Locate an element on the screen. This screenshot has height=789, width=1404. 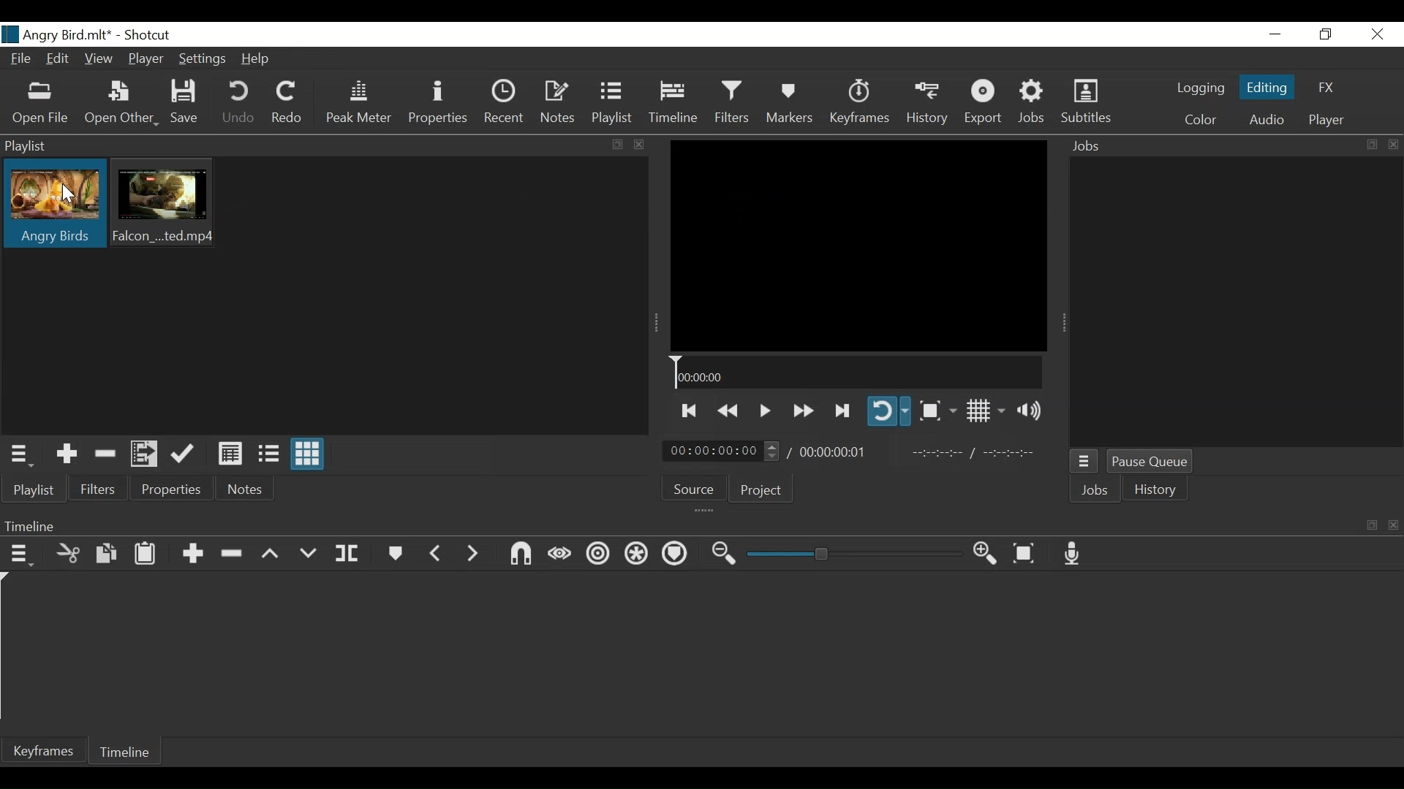
Redo is located at coordinates (289, 102).